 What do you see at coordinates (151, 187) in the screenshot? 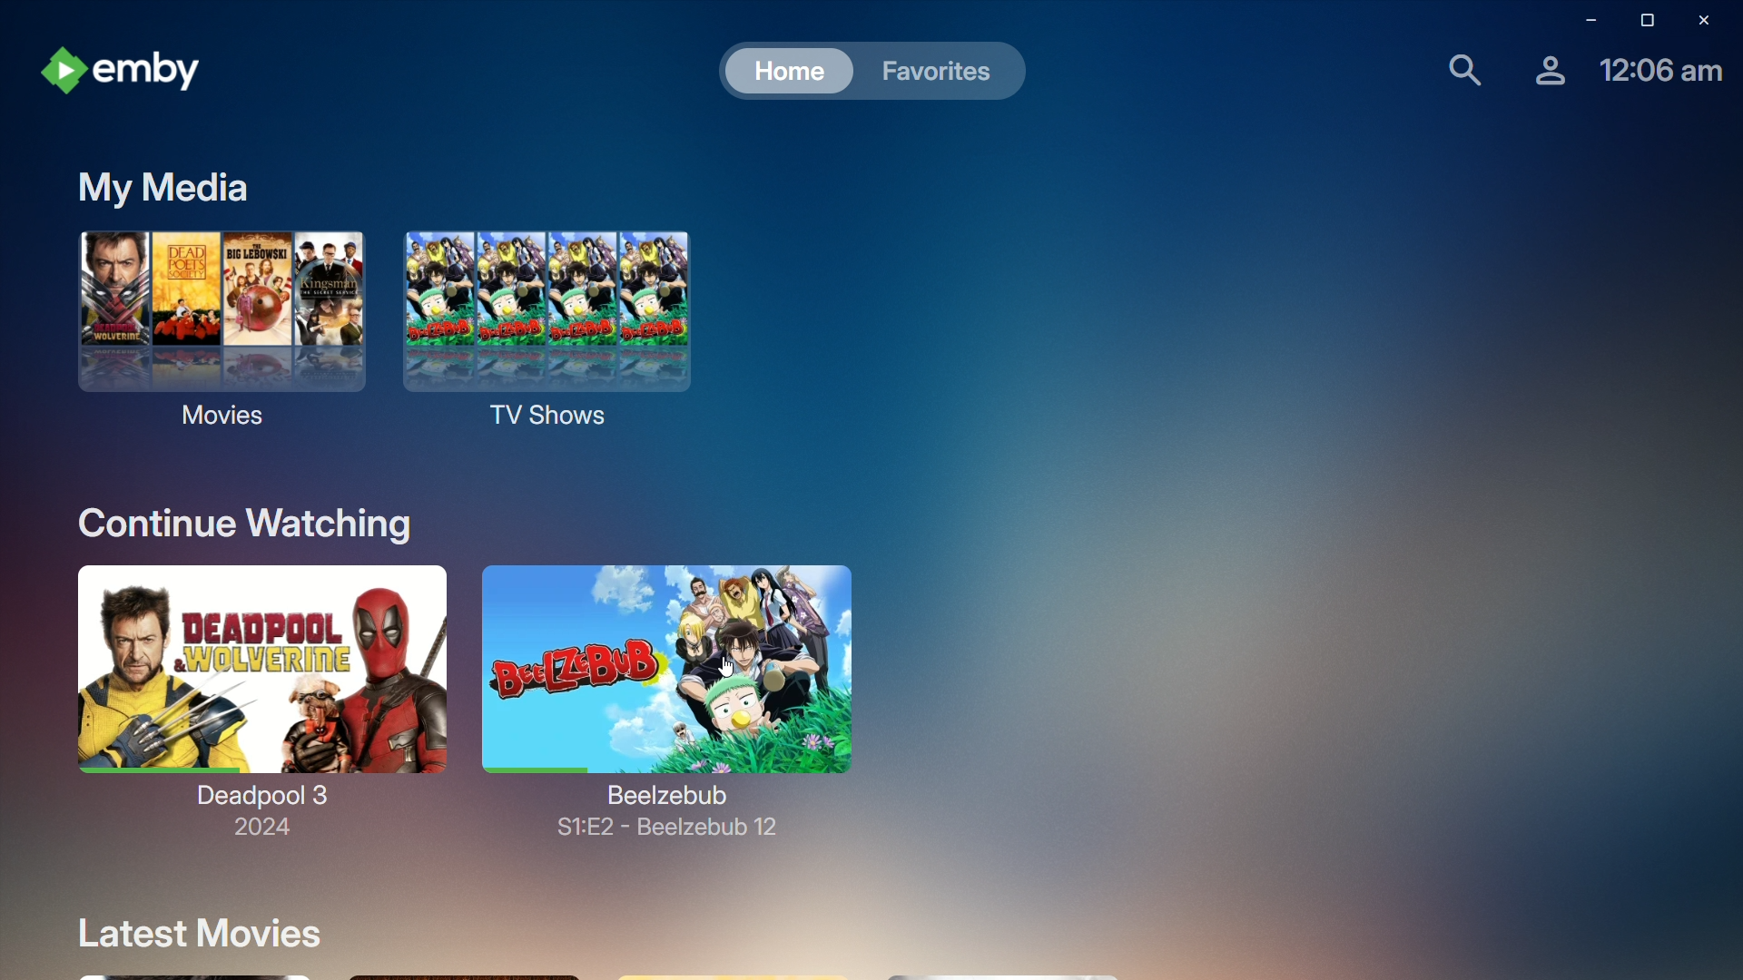
I see `My media` at bounding box center [151, 187].